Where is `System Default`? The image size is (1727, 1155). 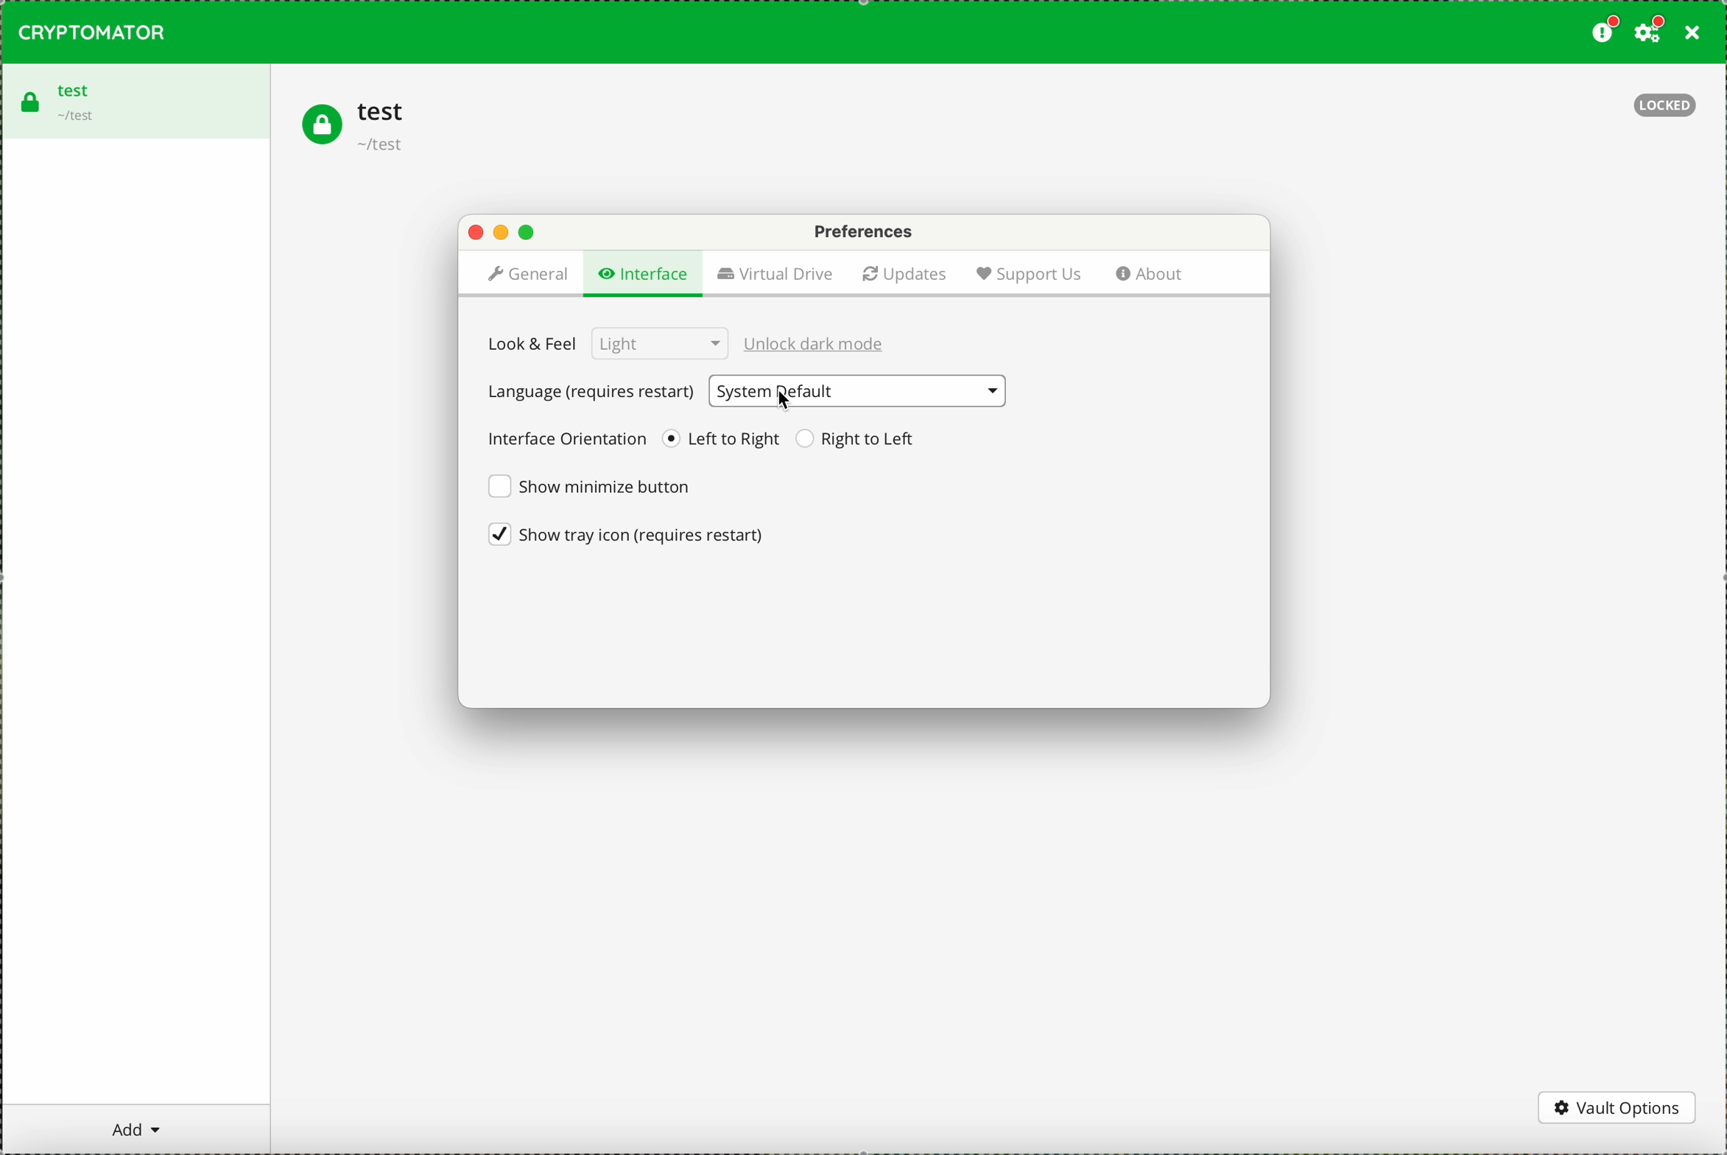 System Default is located at coordinates (859, 392).